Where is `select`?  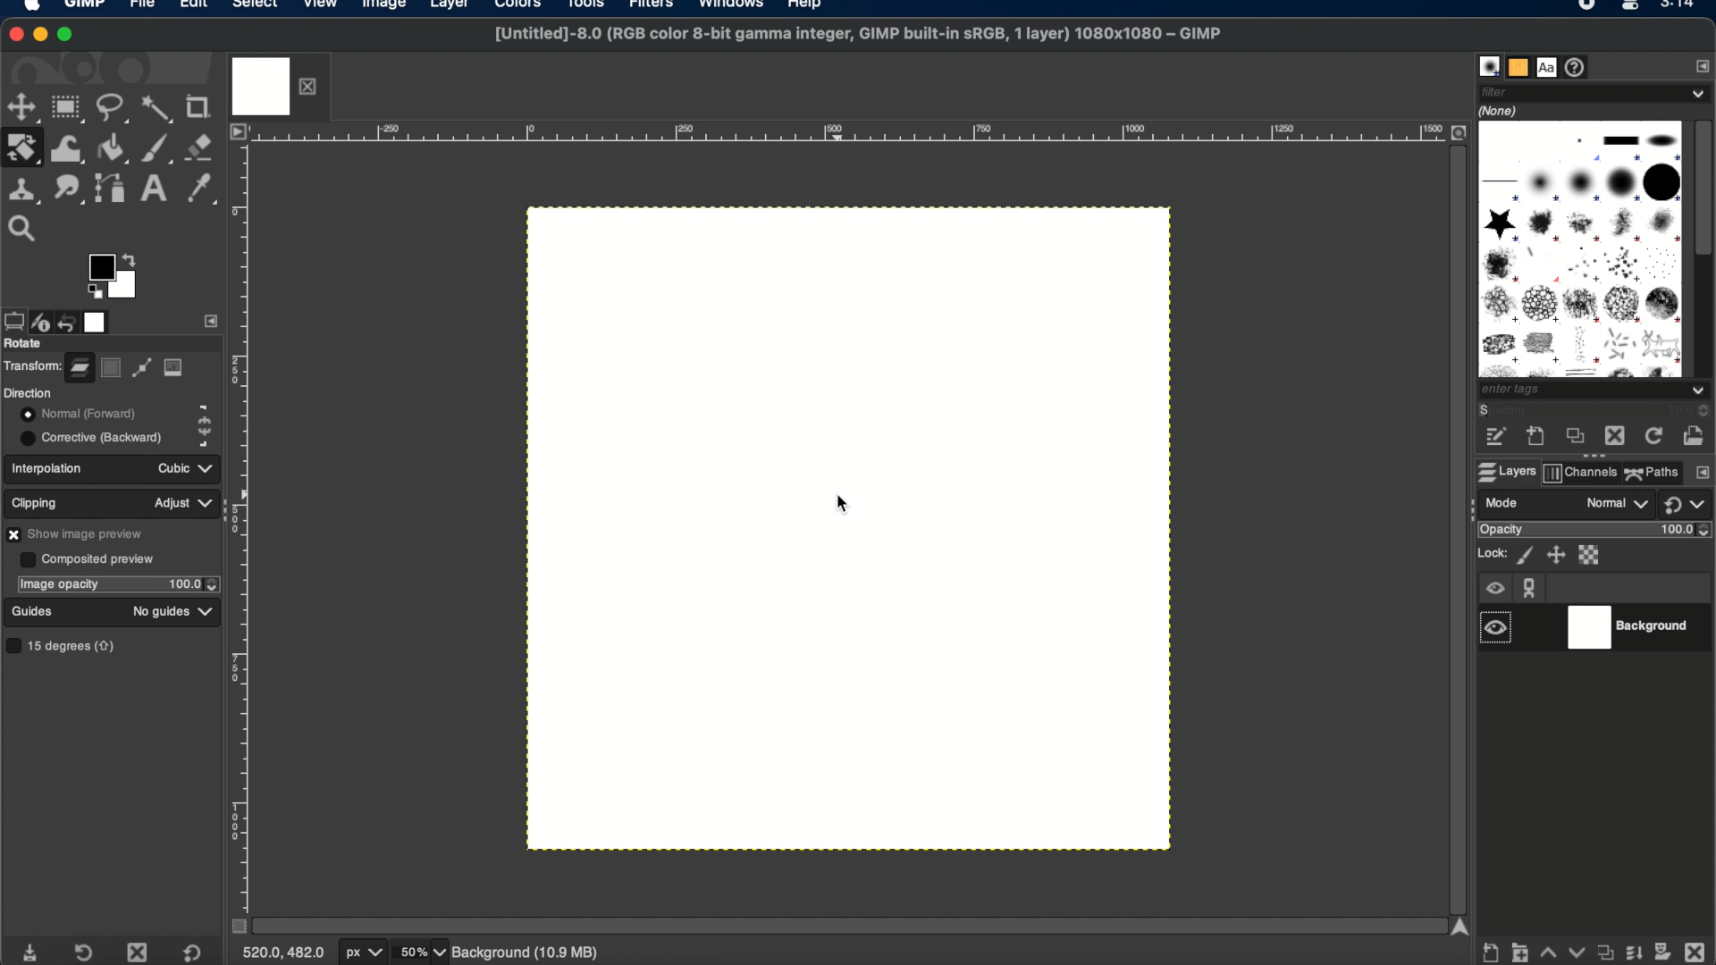
select is located at coordinates (255, 7).